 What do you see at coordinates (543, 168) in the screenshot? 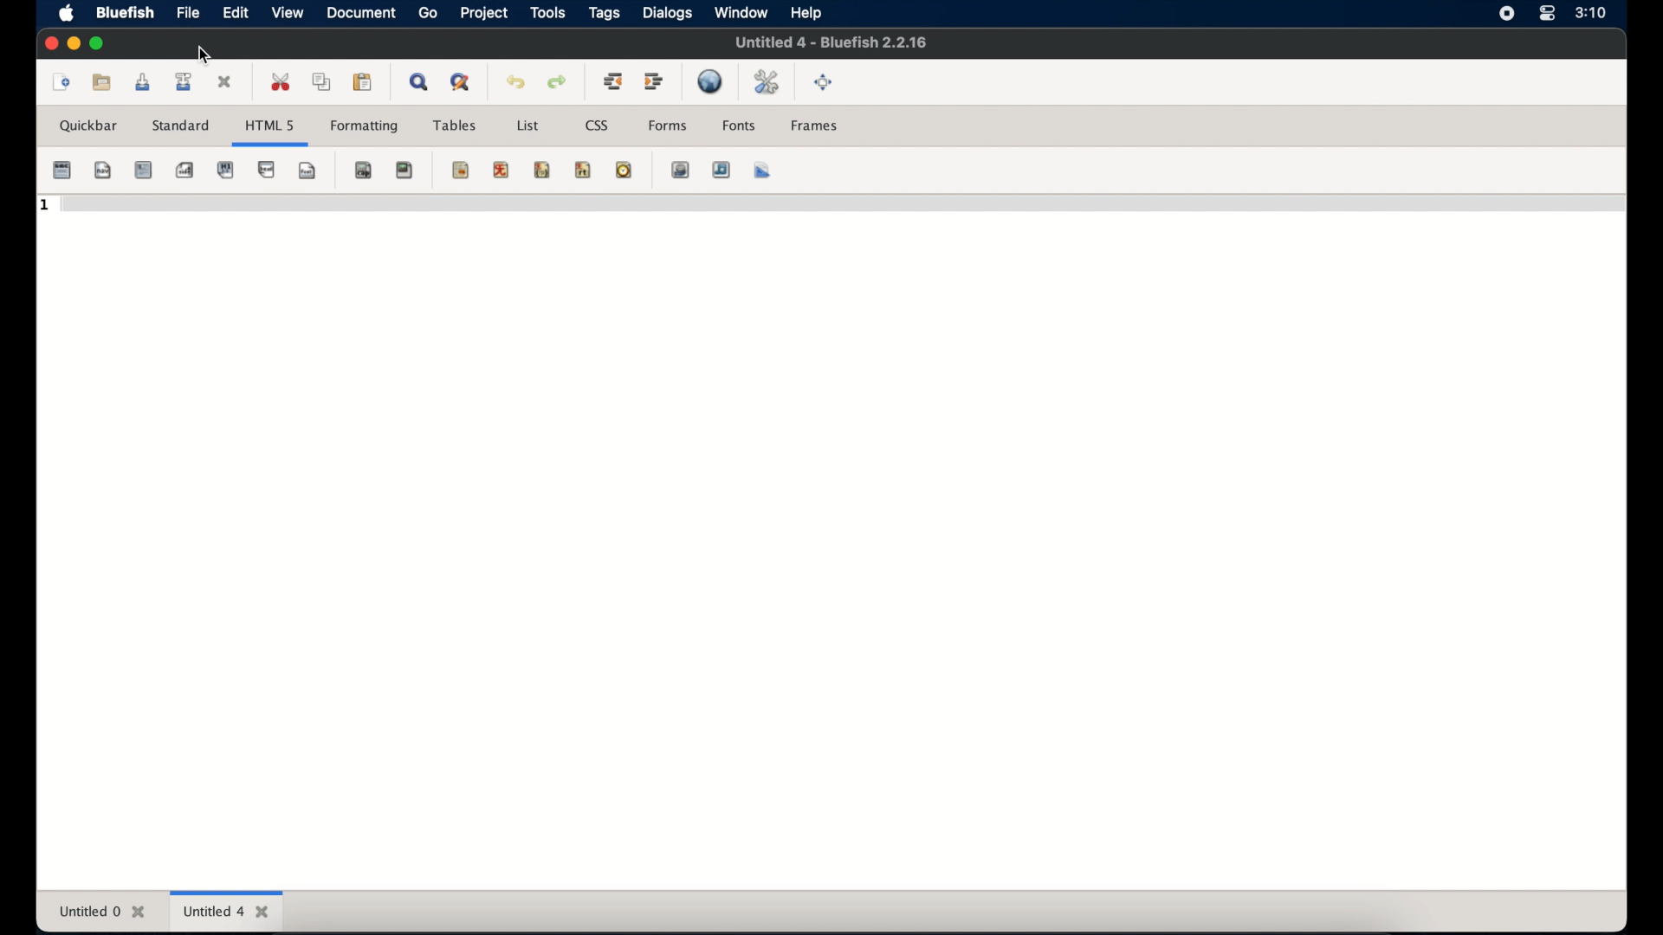
I see `right justify` at bounding box center [543, 168].